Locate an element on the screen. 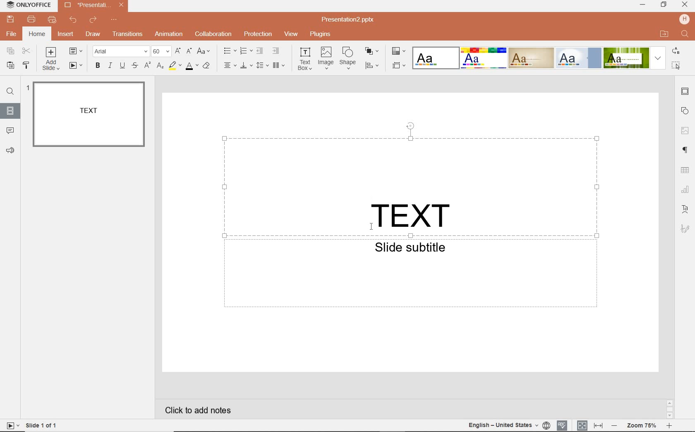 The height and width of the screenshot is (432, 695). FONT SIZE is located at coordinates (162, 52).